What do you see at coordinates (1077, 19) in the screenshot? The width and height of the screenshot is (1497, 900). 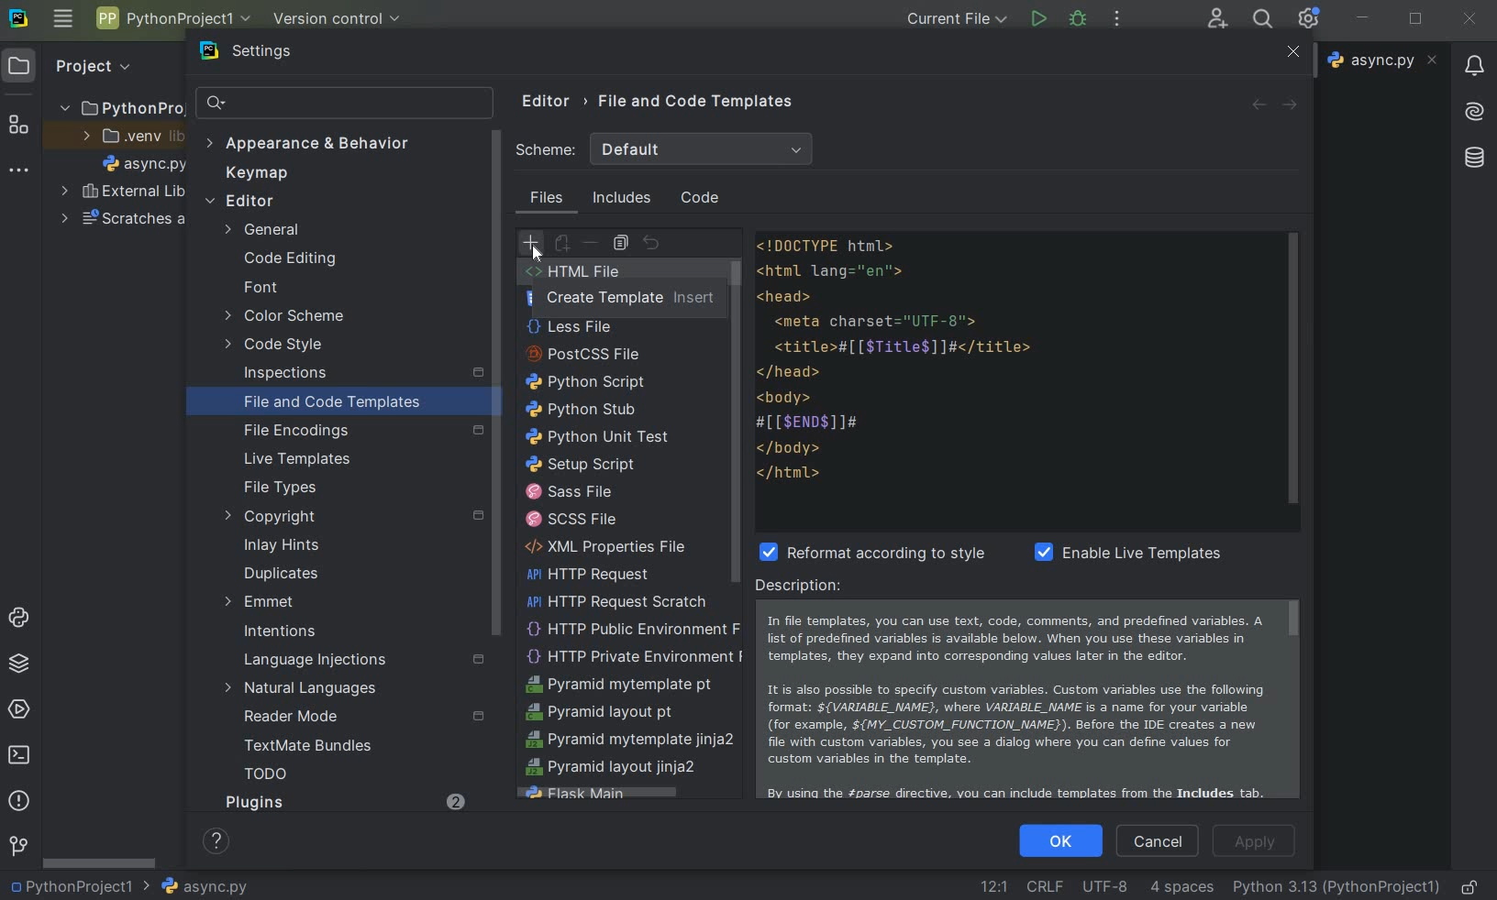 I see `debug` at bounding box center [1077, 19].